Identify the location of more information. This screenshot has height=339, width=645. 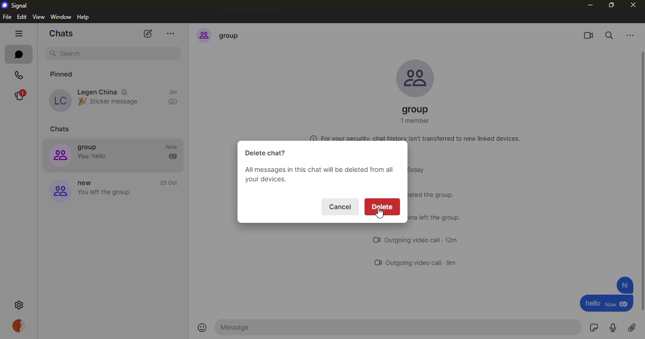
(312, 137).